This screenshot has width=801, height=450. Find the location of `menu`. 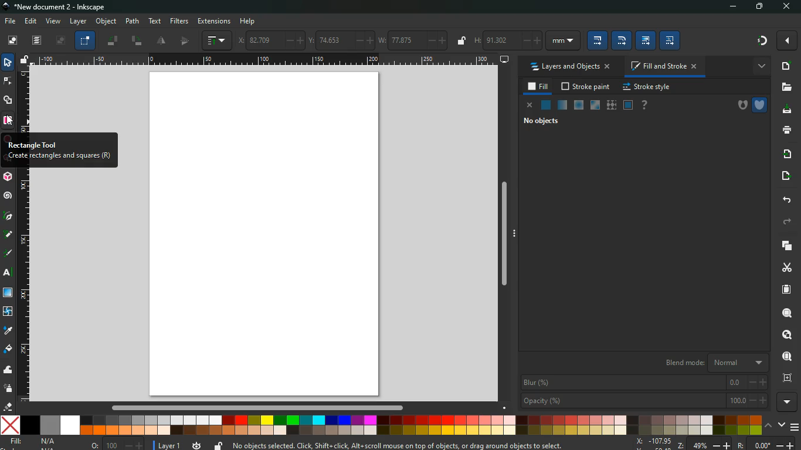

menu is located at coordinates (795, 427).